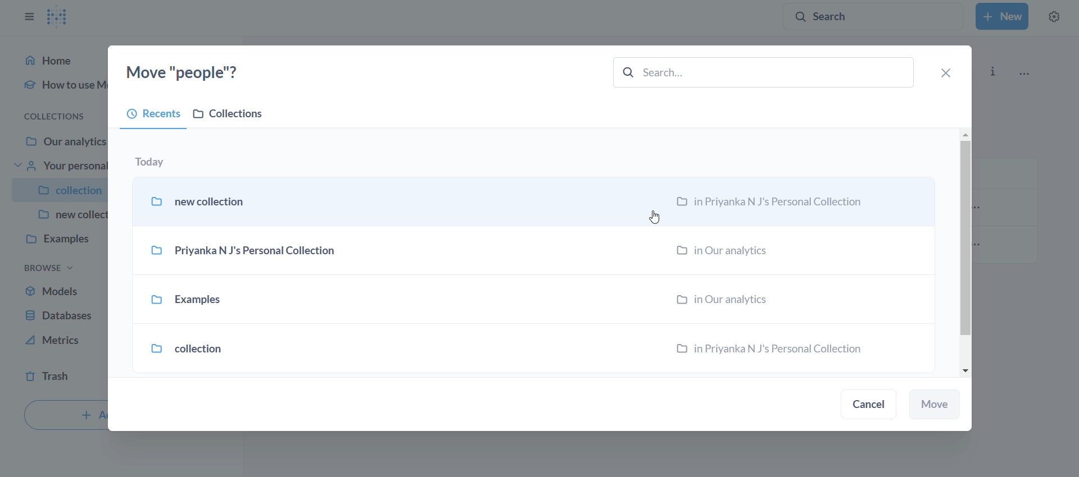 Image resolution: width=1079 pixels, height=477 pixels. What do you see at coordinates (58, 116) in the screenshot?
I see `collections` at bounding box center [58, 116].